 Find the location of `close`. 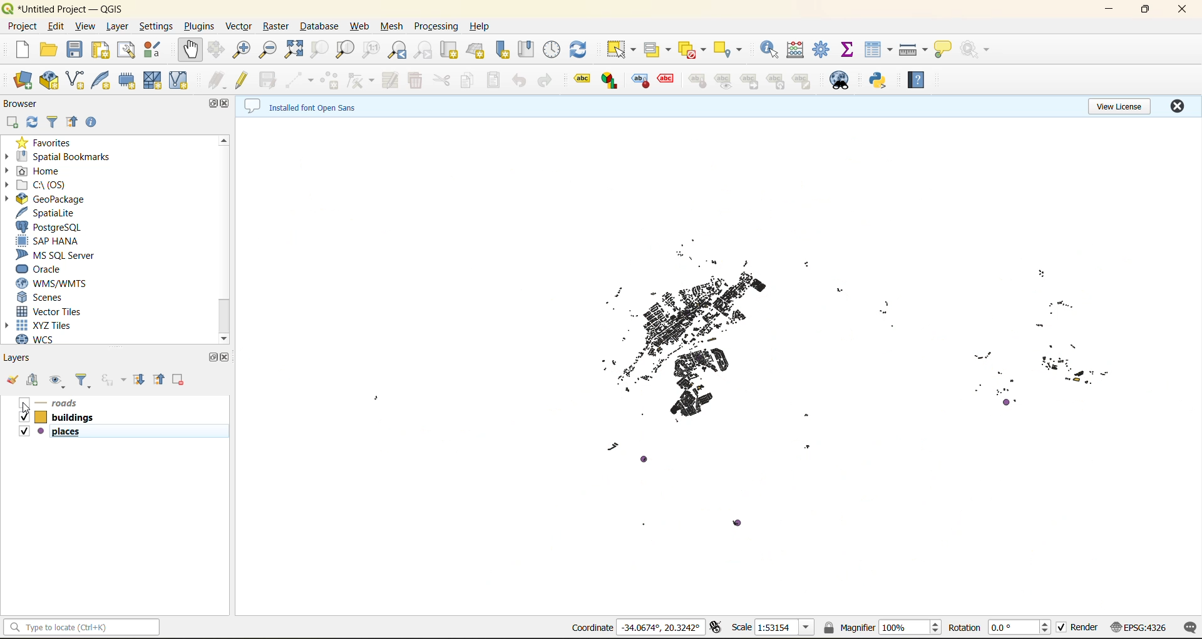

close is located at coordinates (1180, 106).